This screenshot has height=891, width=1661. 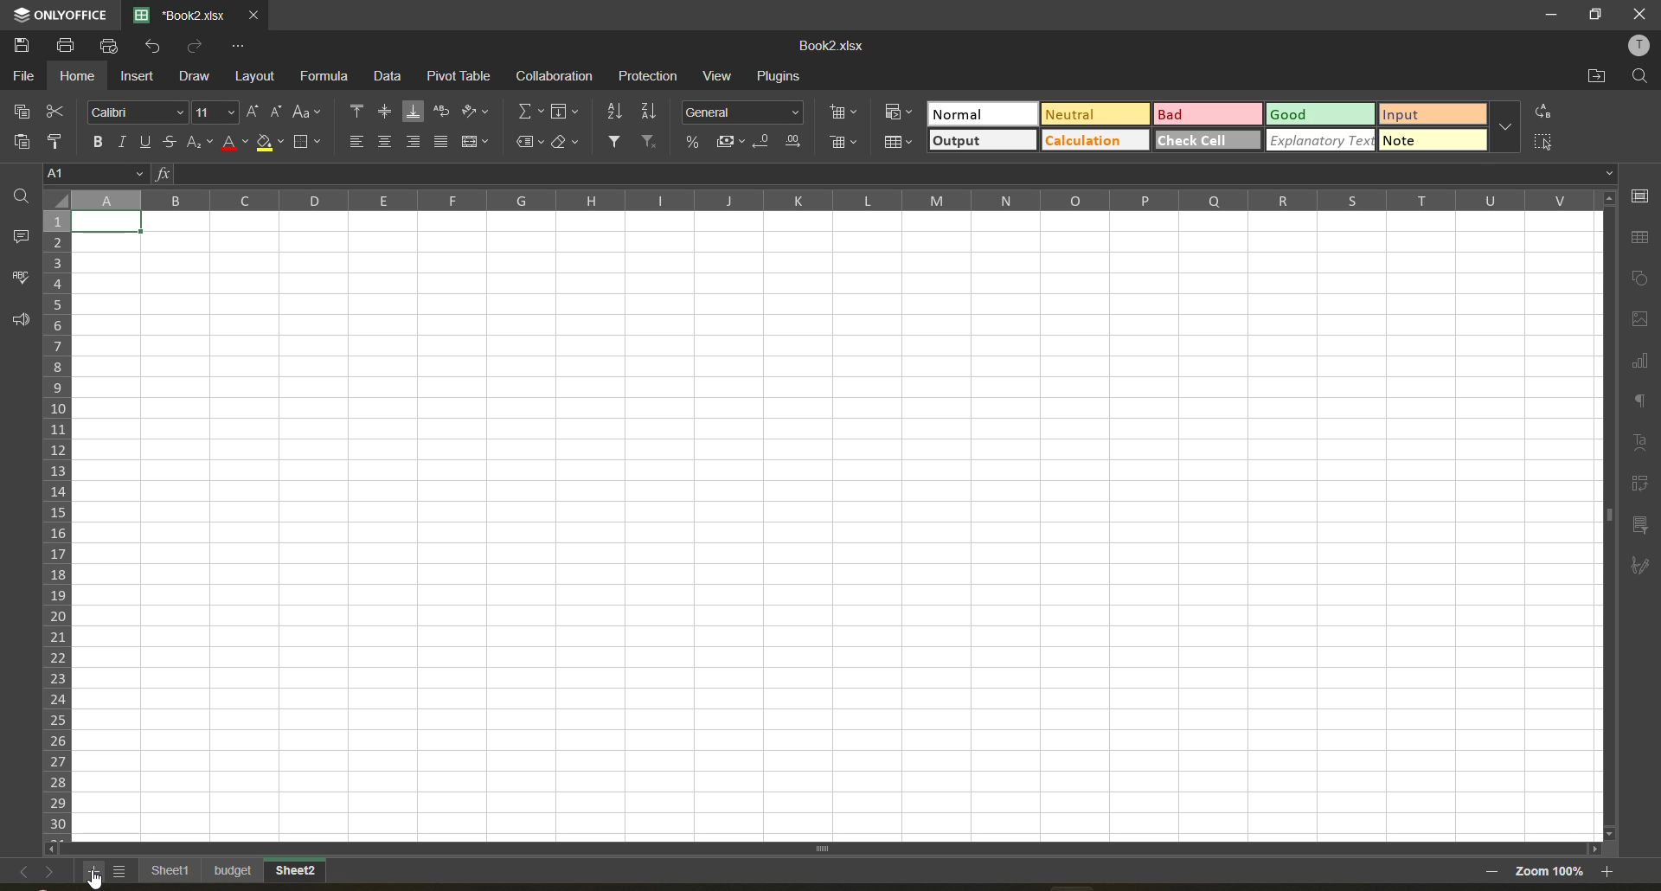 I want to click on zoom factor, so click(x=1547, y=872).